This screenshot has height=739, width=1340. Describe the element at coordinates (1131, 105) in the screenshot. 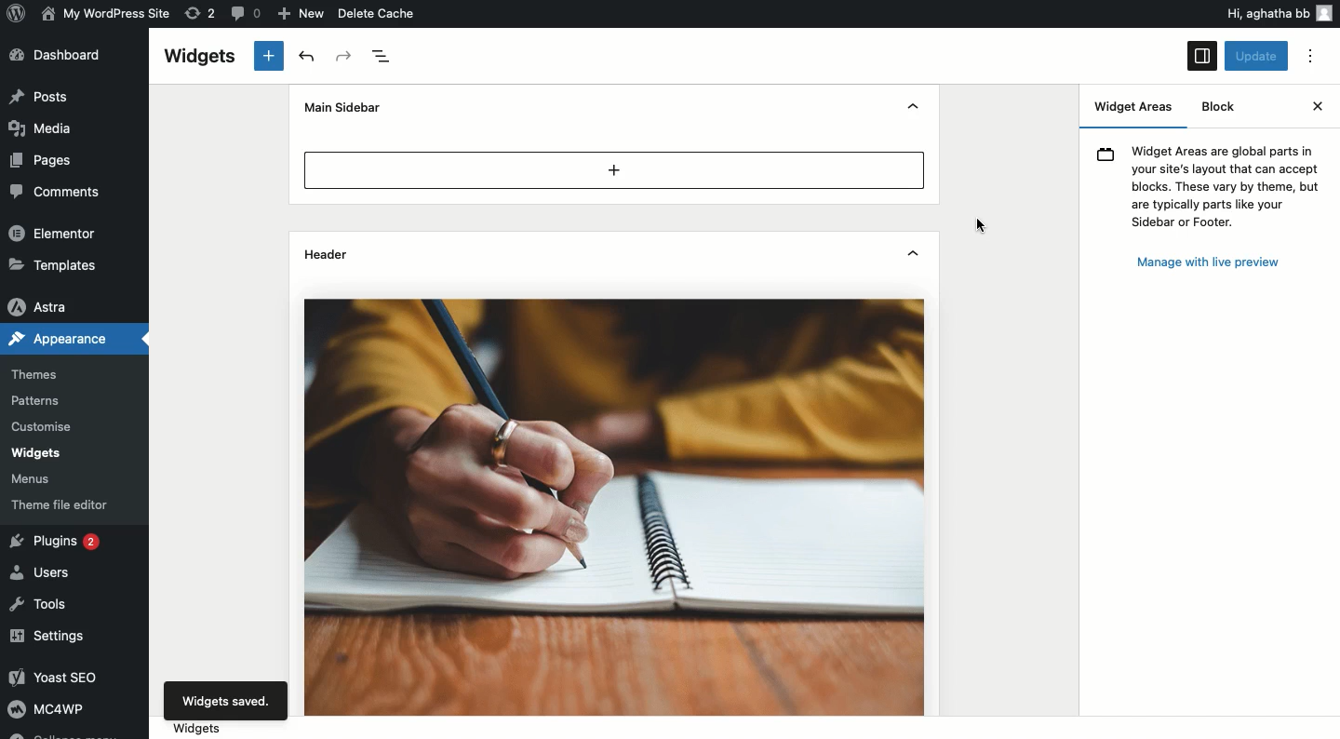

I see `Widget Areas` at that location.